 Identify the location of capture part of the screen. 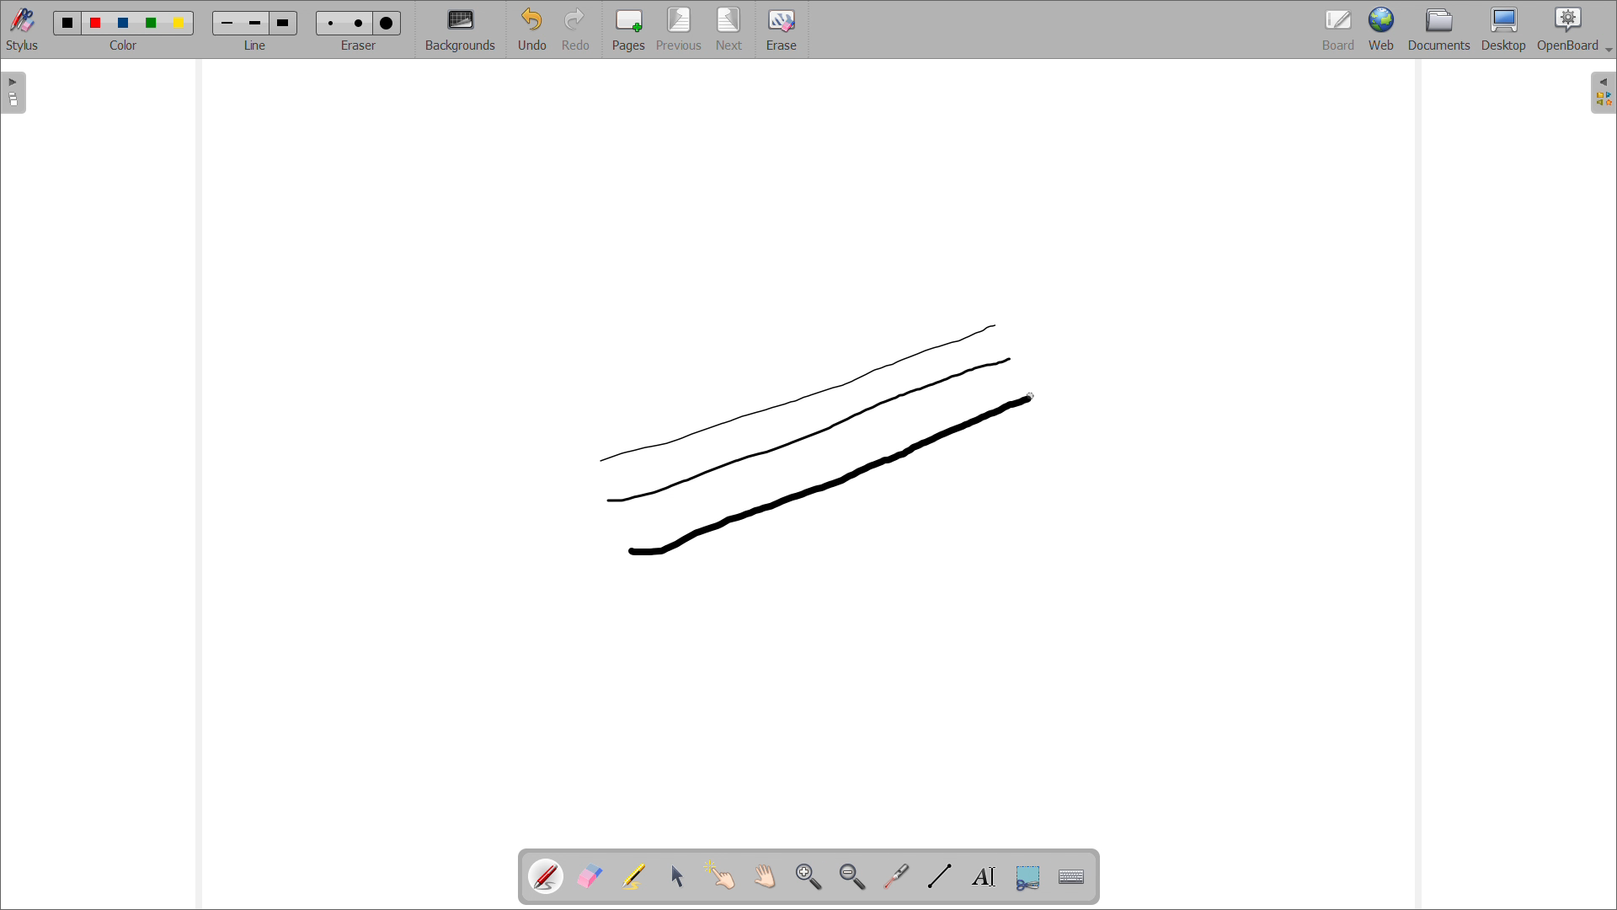
(1028, 877).